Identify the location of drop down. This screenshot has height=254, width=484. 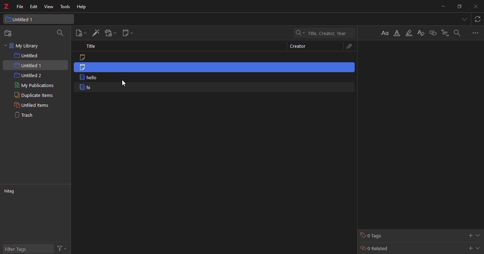
(298, 33).